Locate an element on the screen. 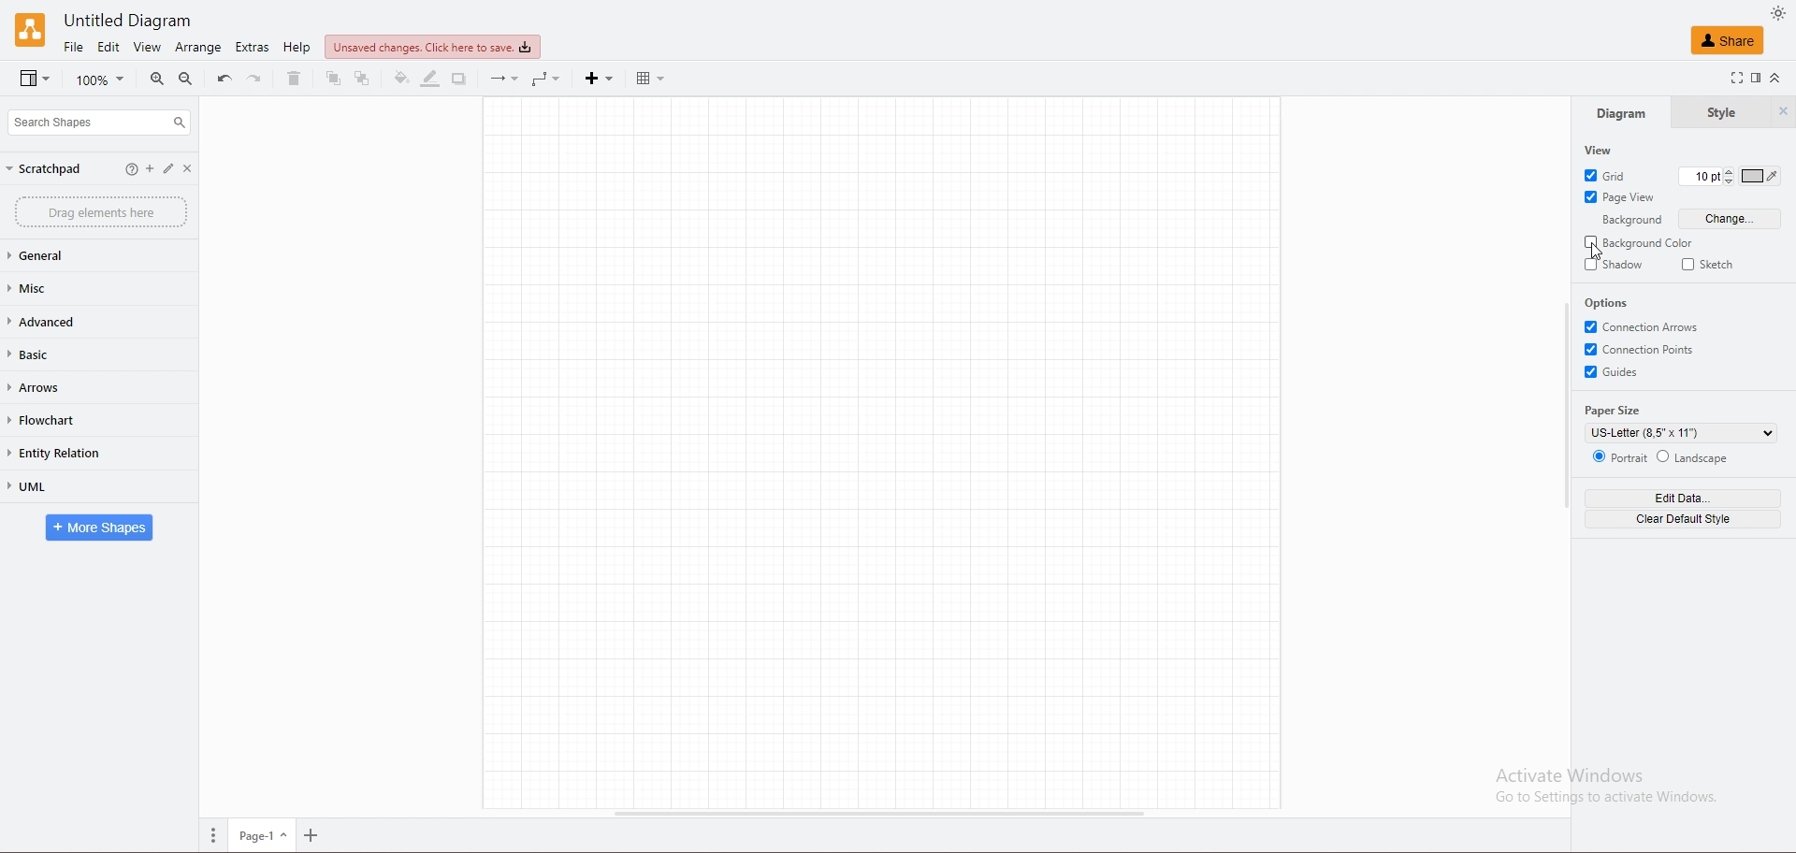 The image size is (1796, 853). drag elements here is located at coordinates (101, 212).